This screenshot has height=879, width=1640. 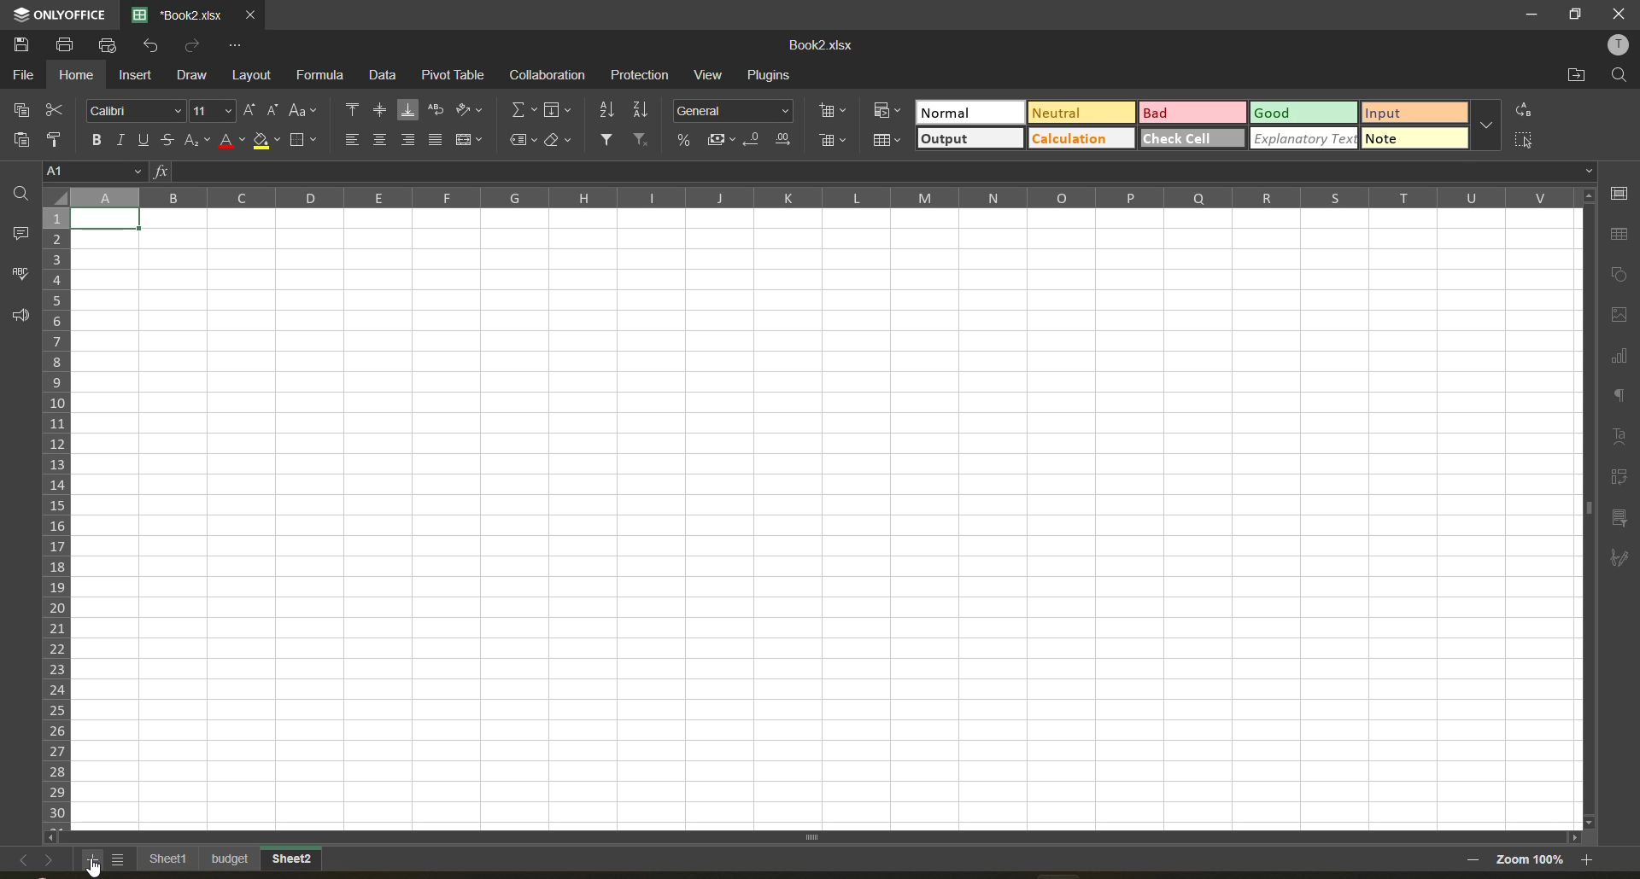 I want to click on increase decimal, so click(x=782, y=139).